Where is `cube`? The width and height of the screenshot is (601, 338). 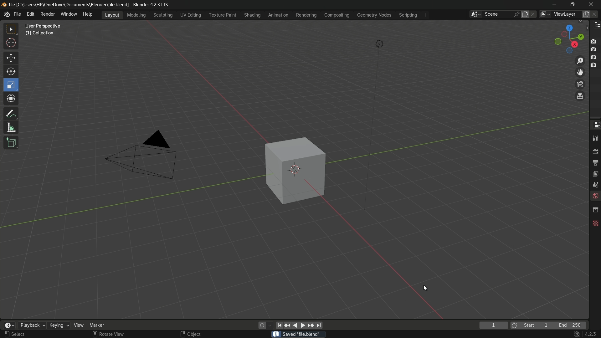 cube is located at coordinates (291, 170).